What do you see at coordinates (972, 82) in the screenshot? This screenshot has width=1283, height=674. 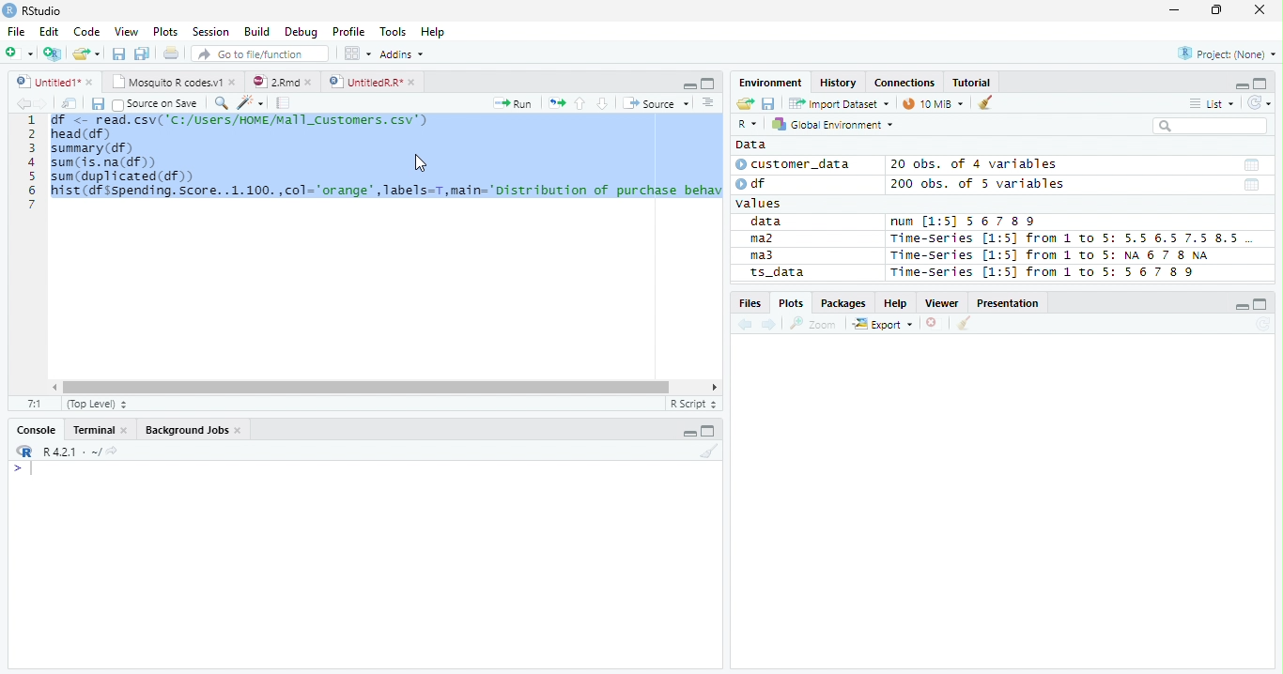 I see `Tutorial` at bounding box center [972, 82].